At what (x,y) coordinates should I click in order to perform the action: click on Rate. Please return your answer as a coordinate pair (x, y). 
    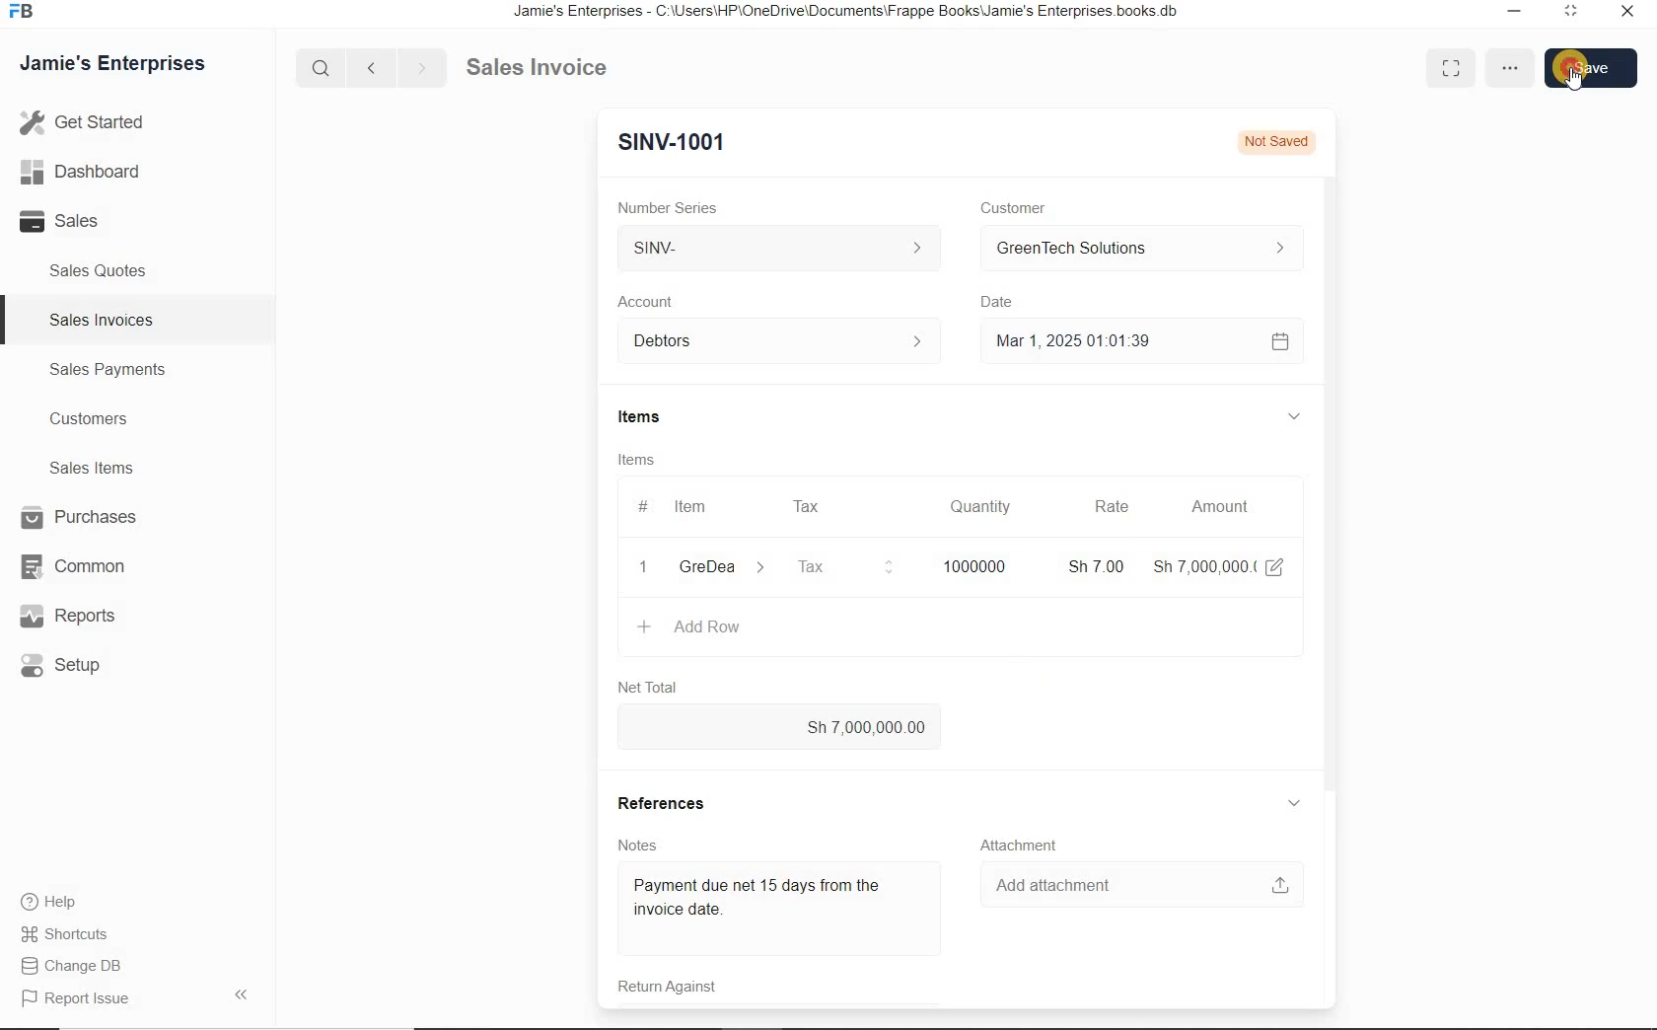
    Looking at the image, I should click on (1112, 508).